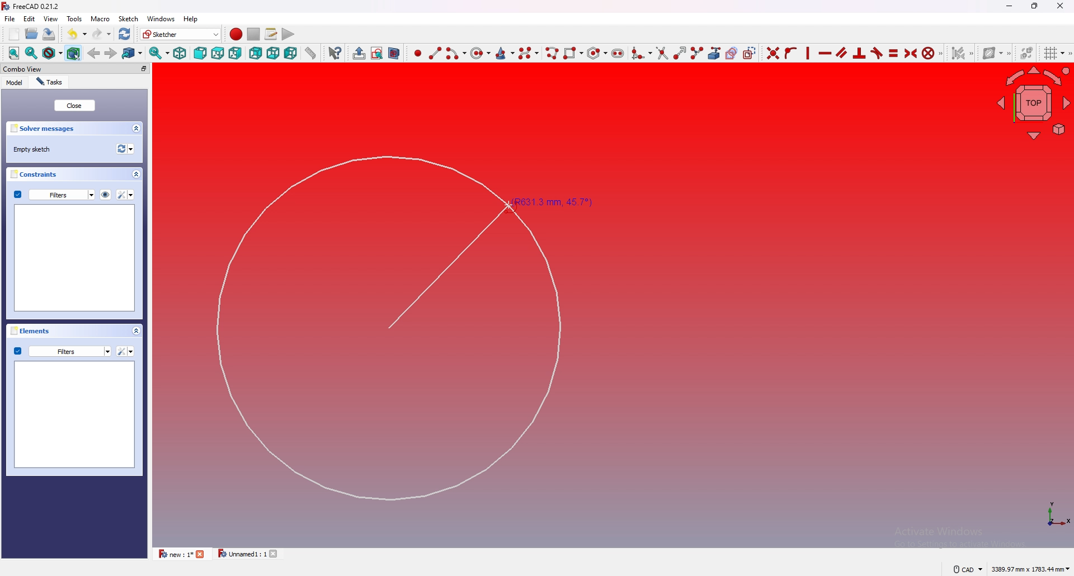  What do you see at coordinates (911, 52) in the screenshot?
I see `constrain symmetrical` at bounding box center [911, 52].